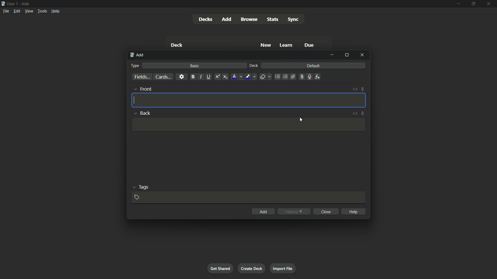 Image resolution: width=497 pixels, height=279 pixels. I want to click on fields, so click(142, 76).